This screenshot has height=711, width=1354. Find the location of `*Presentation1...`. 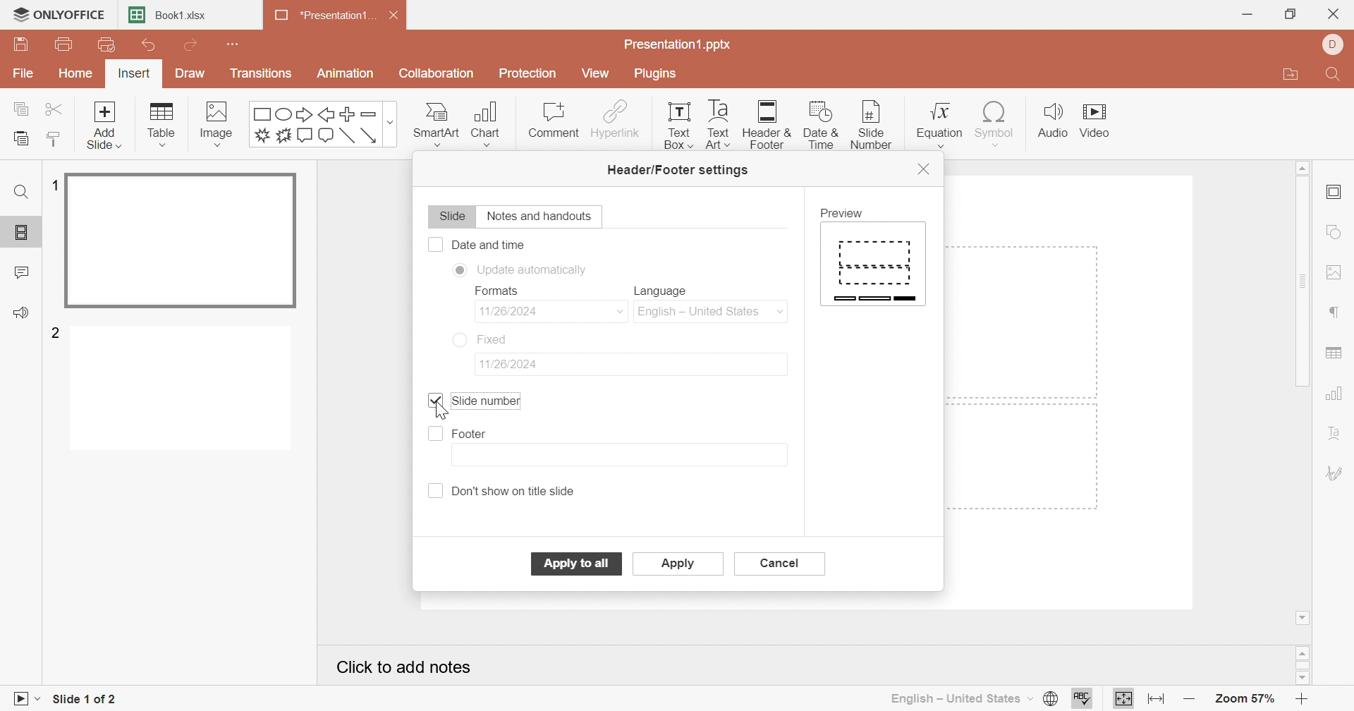

*Presentation1... is located at coordinates (321, 17).